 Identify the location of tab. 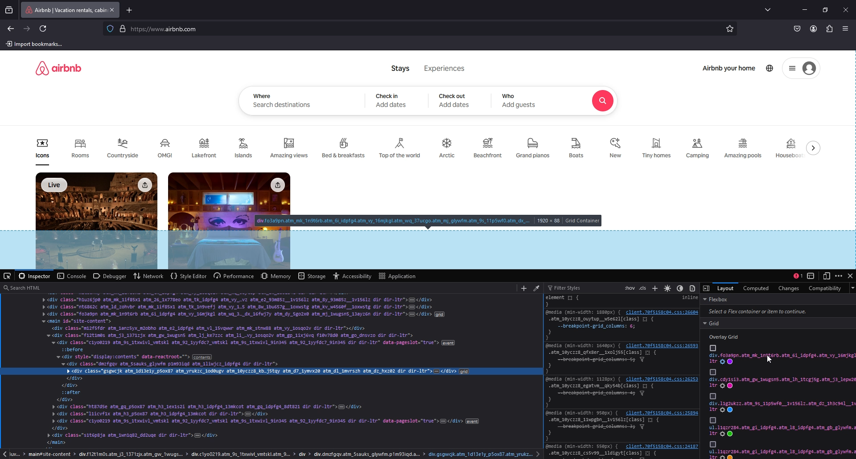
(64, 10).